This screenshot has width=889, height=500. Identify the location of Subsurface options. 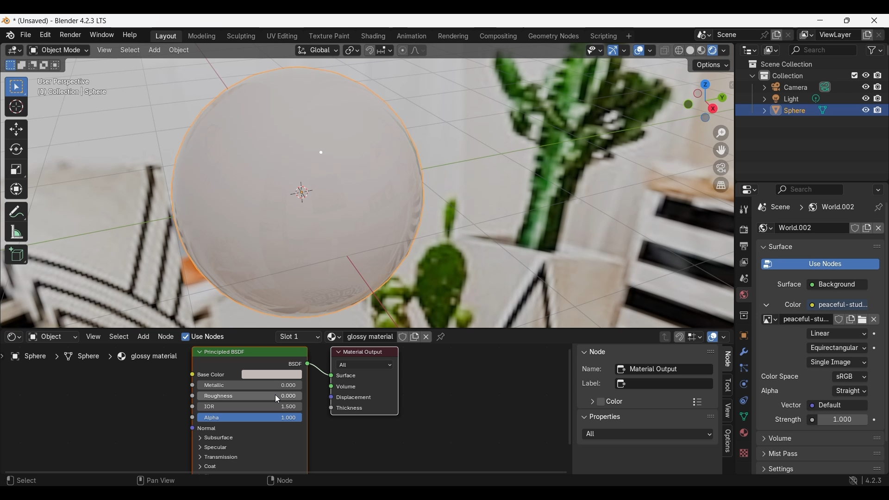
(219, 437).